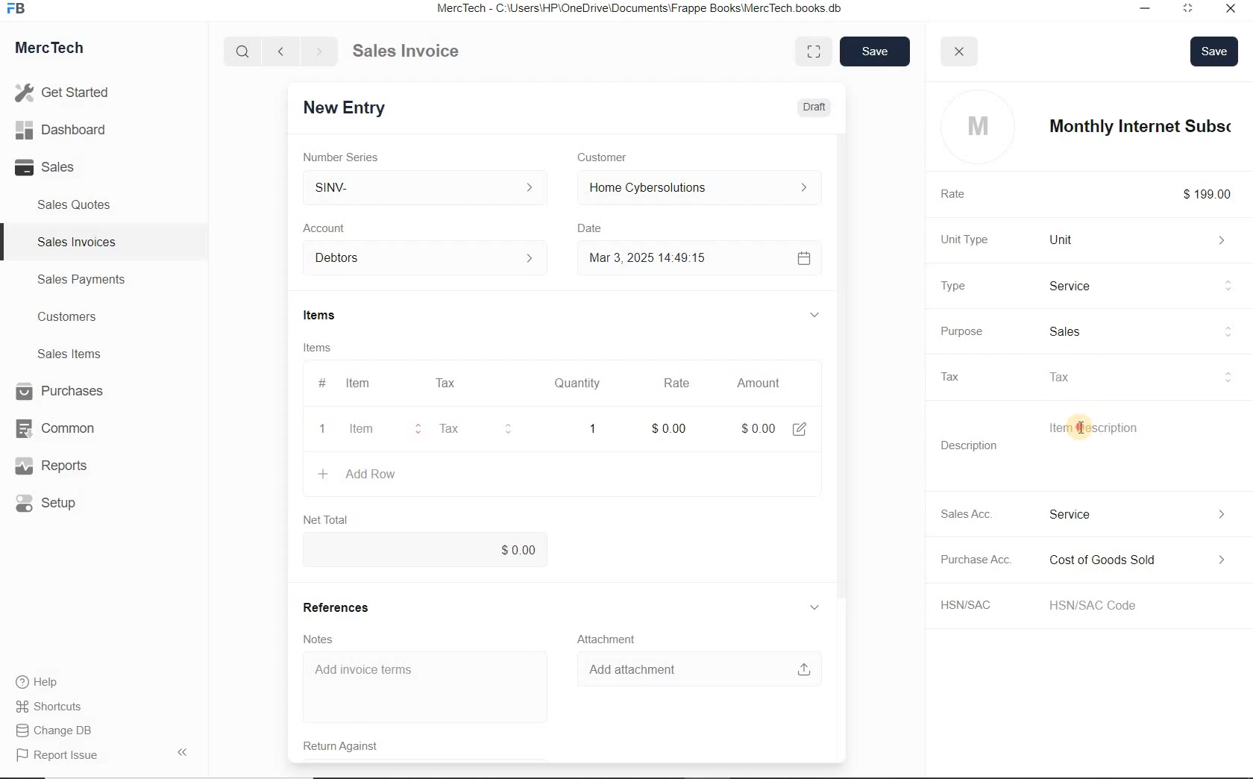  What do you see at coordinates (365, 431) in the screenshot?
I see `item` at bounding box center [365, 431].